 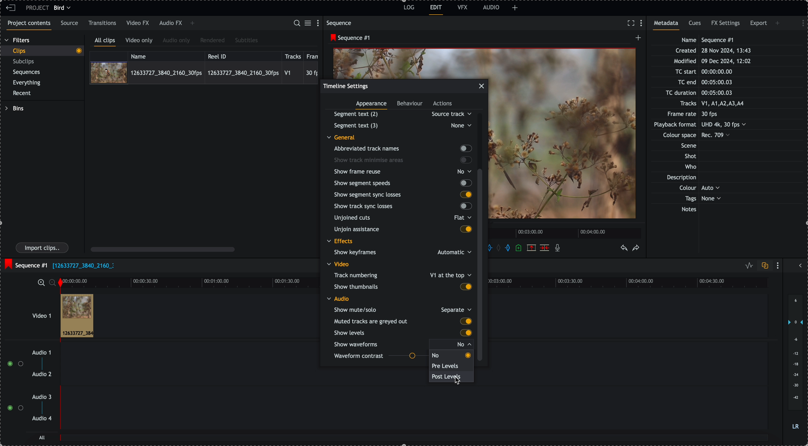 What do you see at coordinates (706, 125) in the screenshot?
I see `metadata` at bounding box center [706, 125].